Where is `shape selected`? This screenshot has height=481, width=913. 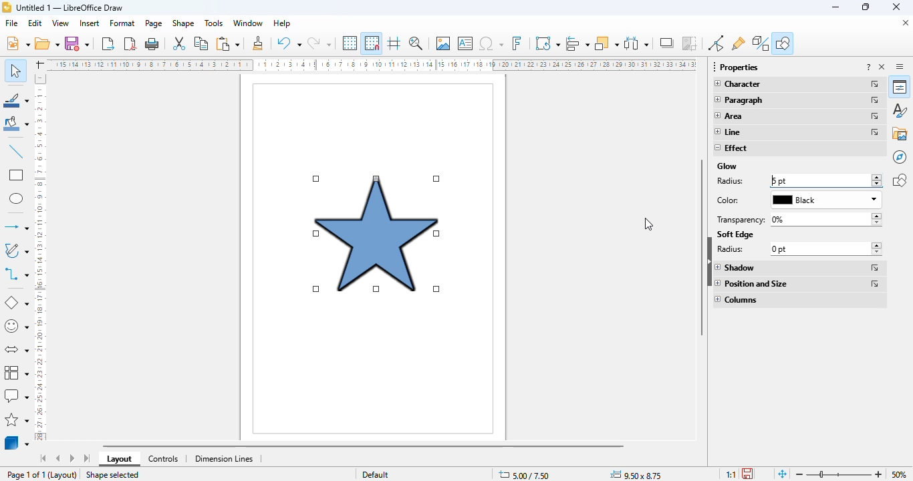
shape selected is located at coordinates (113, 474).